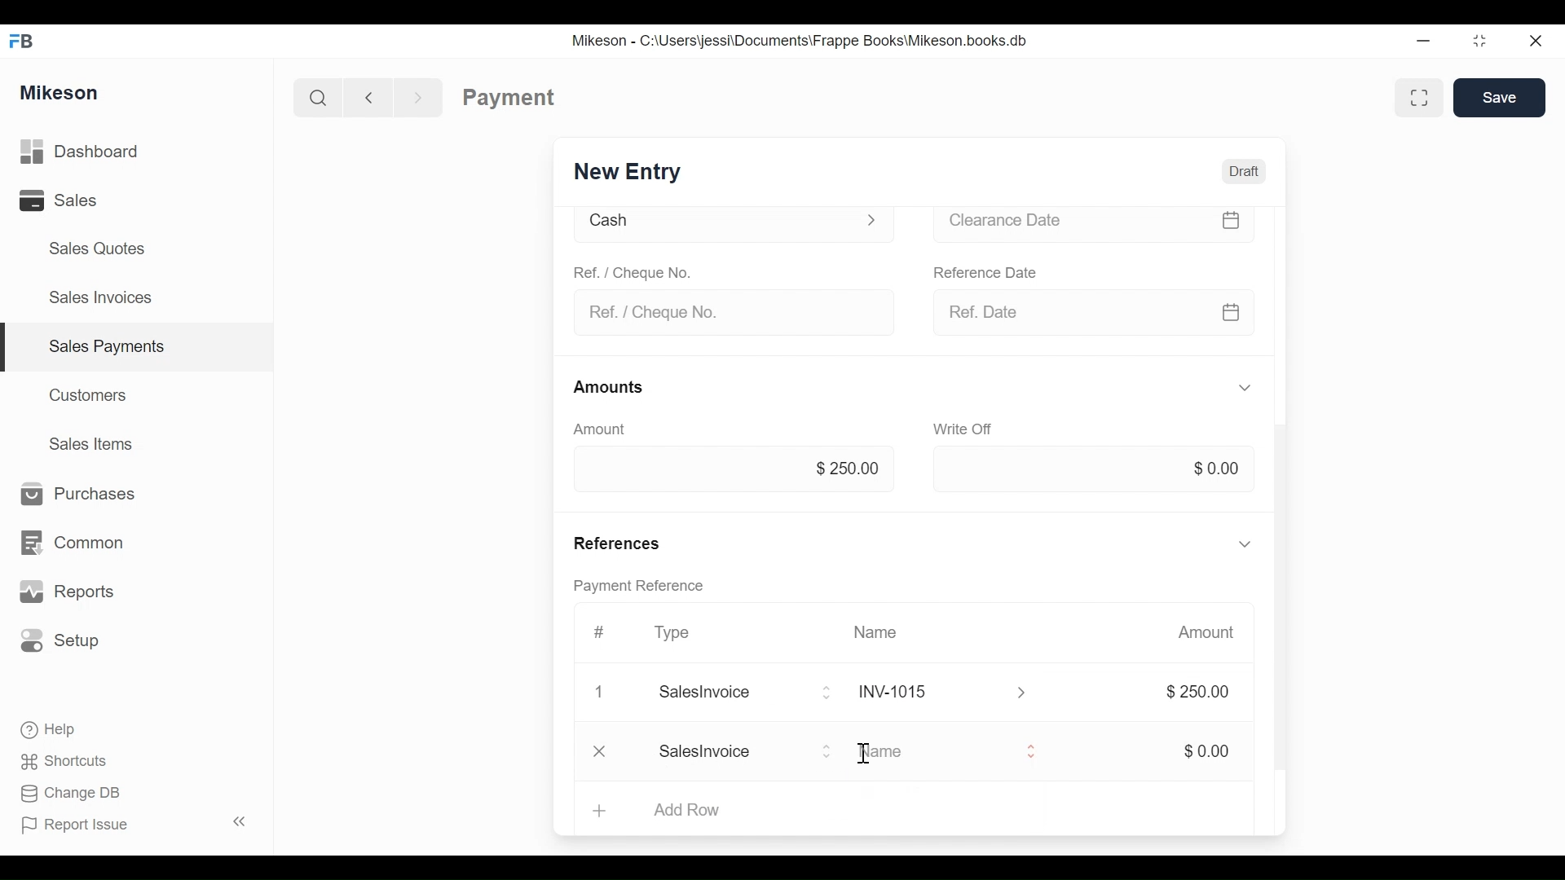  What do you see at coordinates (712, 753) in the screenshot?
I see `Add Row` at bounding box center [712, 753].